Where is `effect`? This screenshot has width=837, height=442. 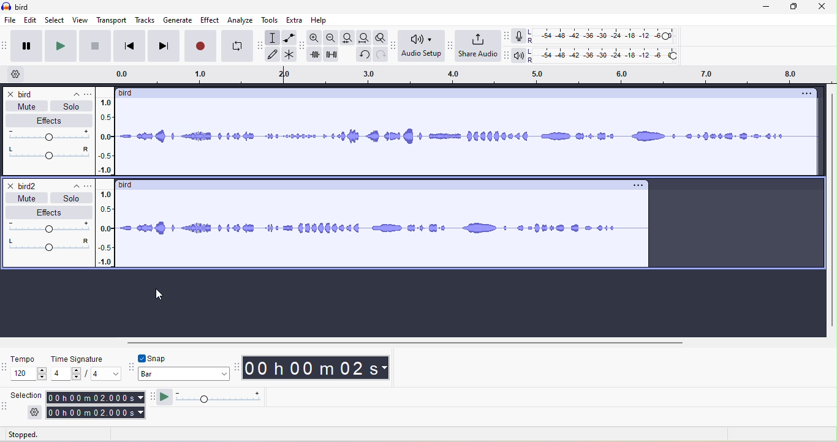
effect is located at coordinates (208, 20).